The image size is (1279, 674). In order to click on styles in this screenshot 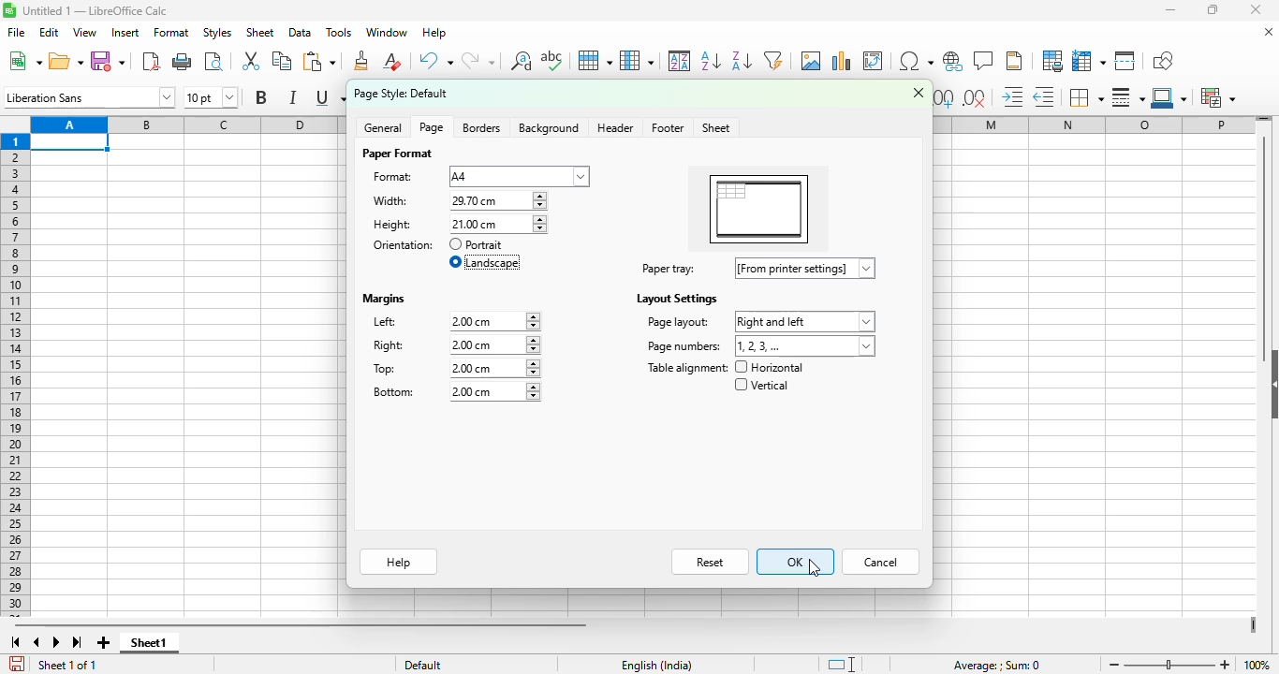, I will do `click(218, 33)`.